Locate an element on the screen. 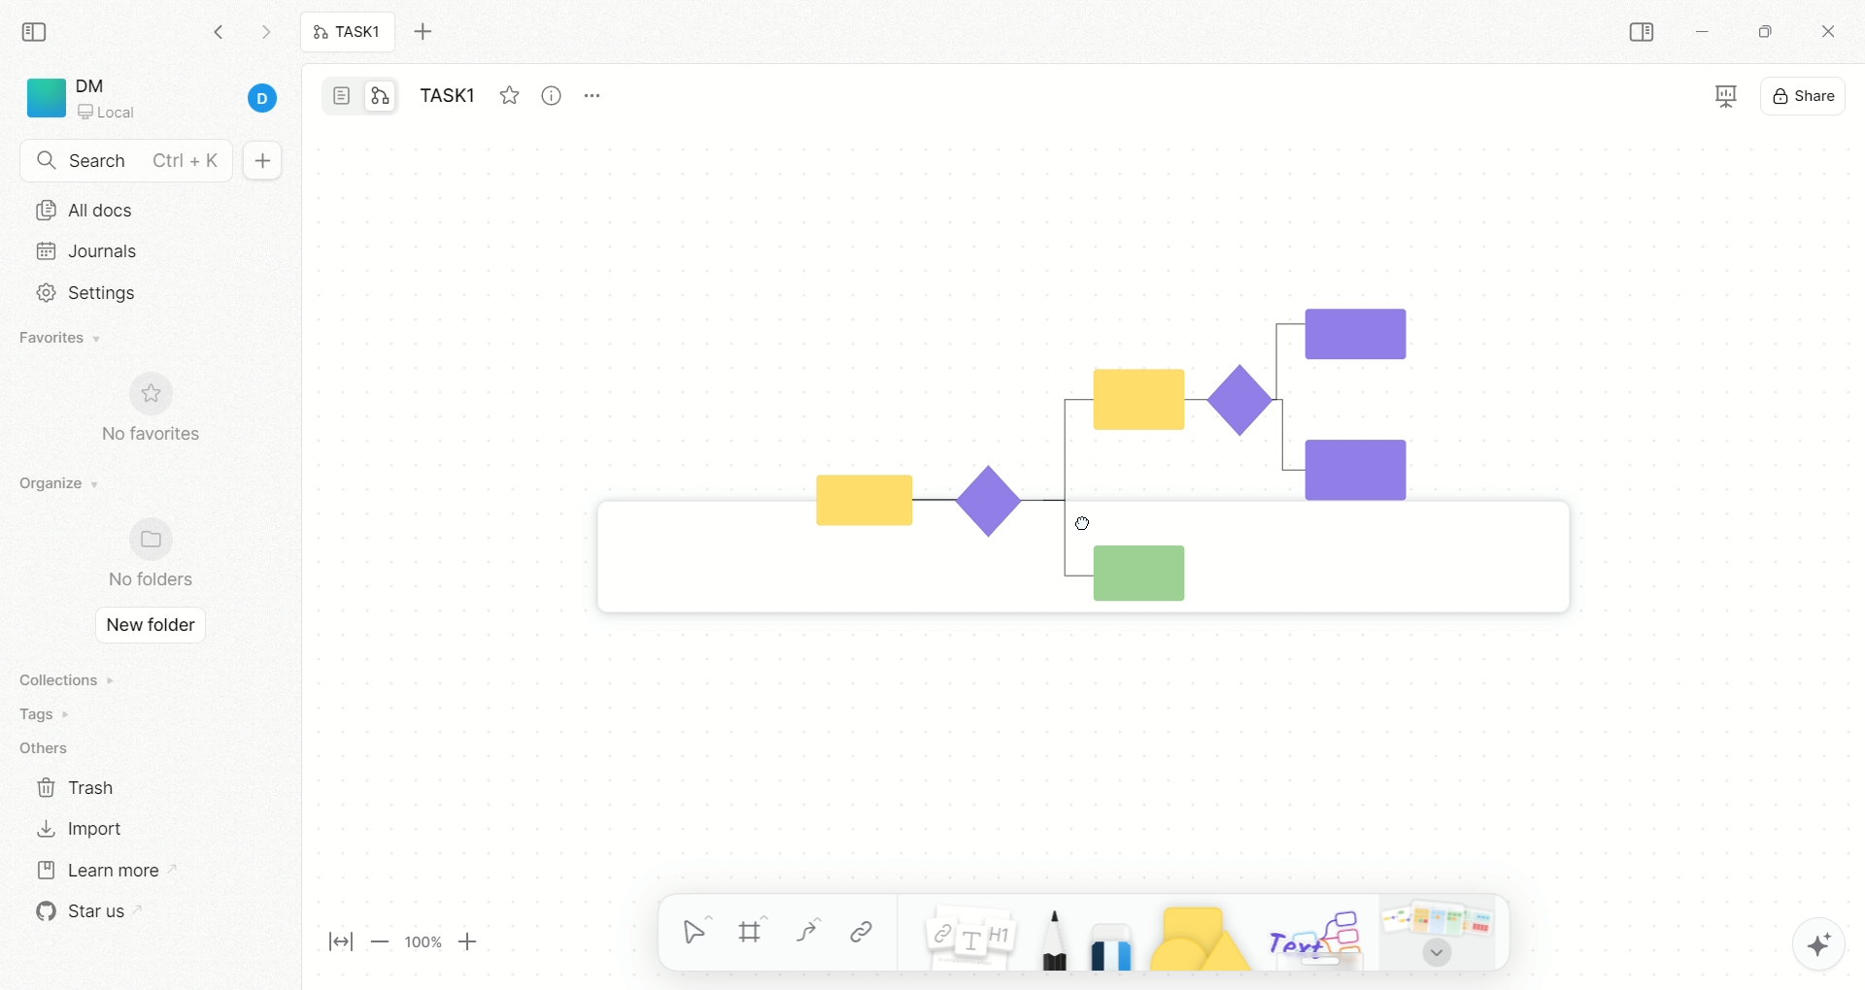 Image resolution: width=1865 pixels, height=990 pixels. pencil is located at coordinates (1048, 935).